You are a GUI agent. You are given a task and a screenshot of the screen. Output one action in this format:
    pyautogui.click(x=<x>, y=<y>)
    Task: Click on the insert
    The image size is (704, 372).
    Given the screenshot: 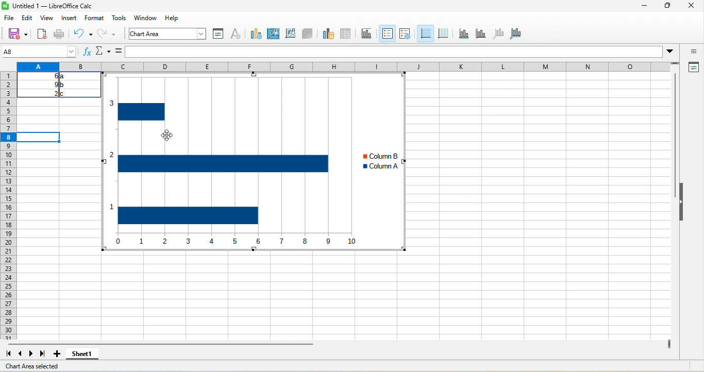 What is the action you would take?
    pyautogui.click(x=72, y=19)
    